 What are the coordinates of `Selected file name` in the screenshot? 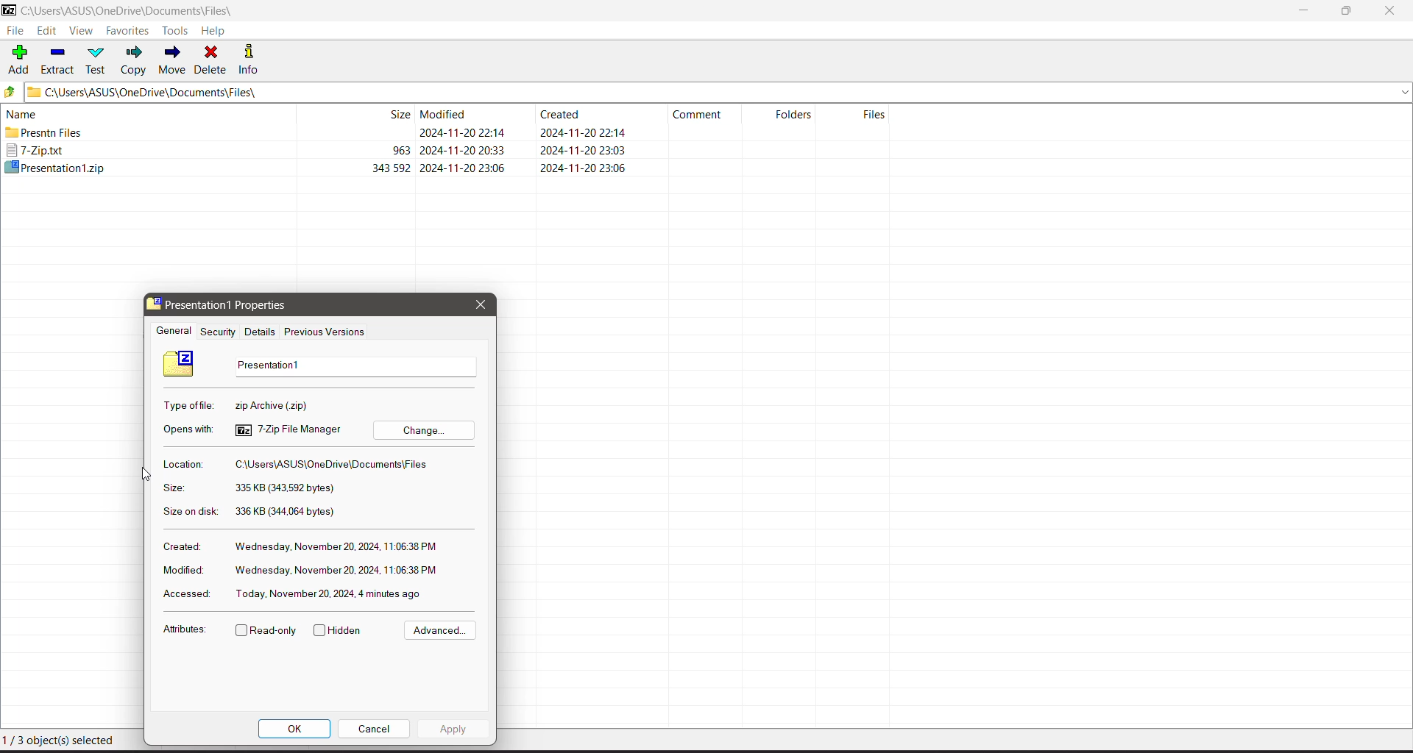 It's located at (354, 367).